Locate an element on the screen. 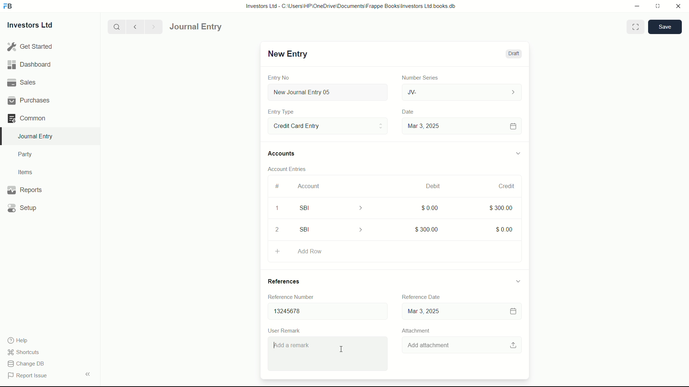 This screenshot has width=689, height=387. $0.00 is located at coordinates (505, 228).